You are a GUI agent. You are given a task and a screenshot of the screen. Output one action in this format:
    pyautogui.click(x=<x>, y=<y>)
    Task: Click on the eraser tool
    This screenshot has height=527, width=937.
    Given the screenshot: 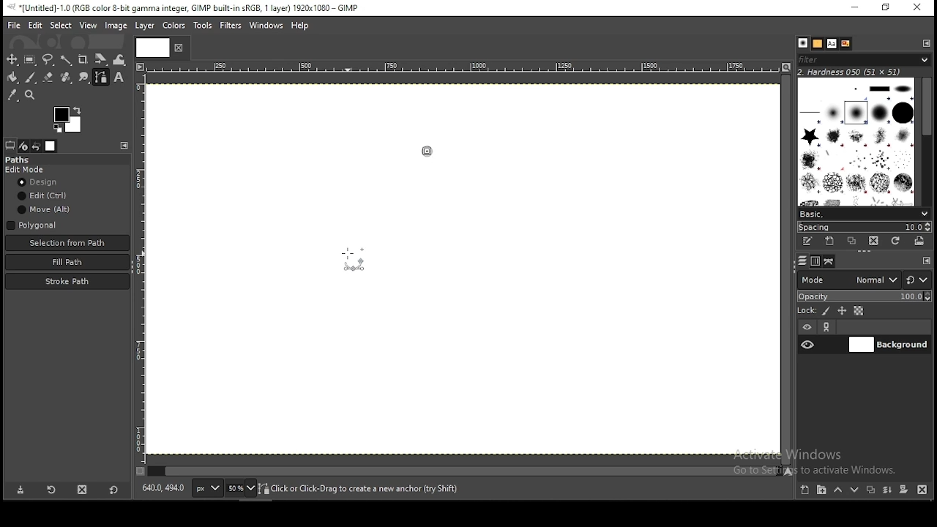 What is the action you would take?
    pyautogui.click(x=48, y=79)
    